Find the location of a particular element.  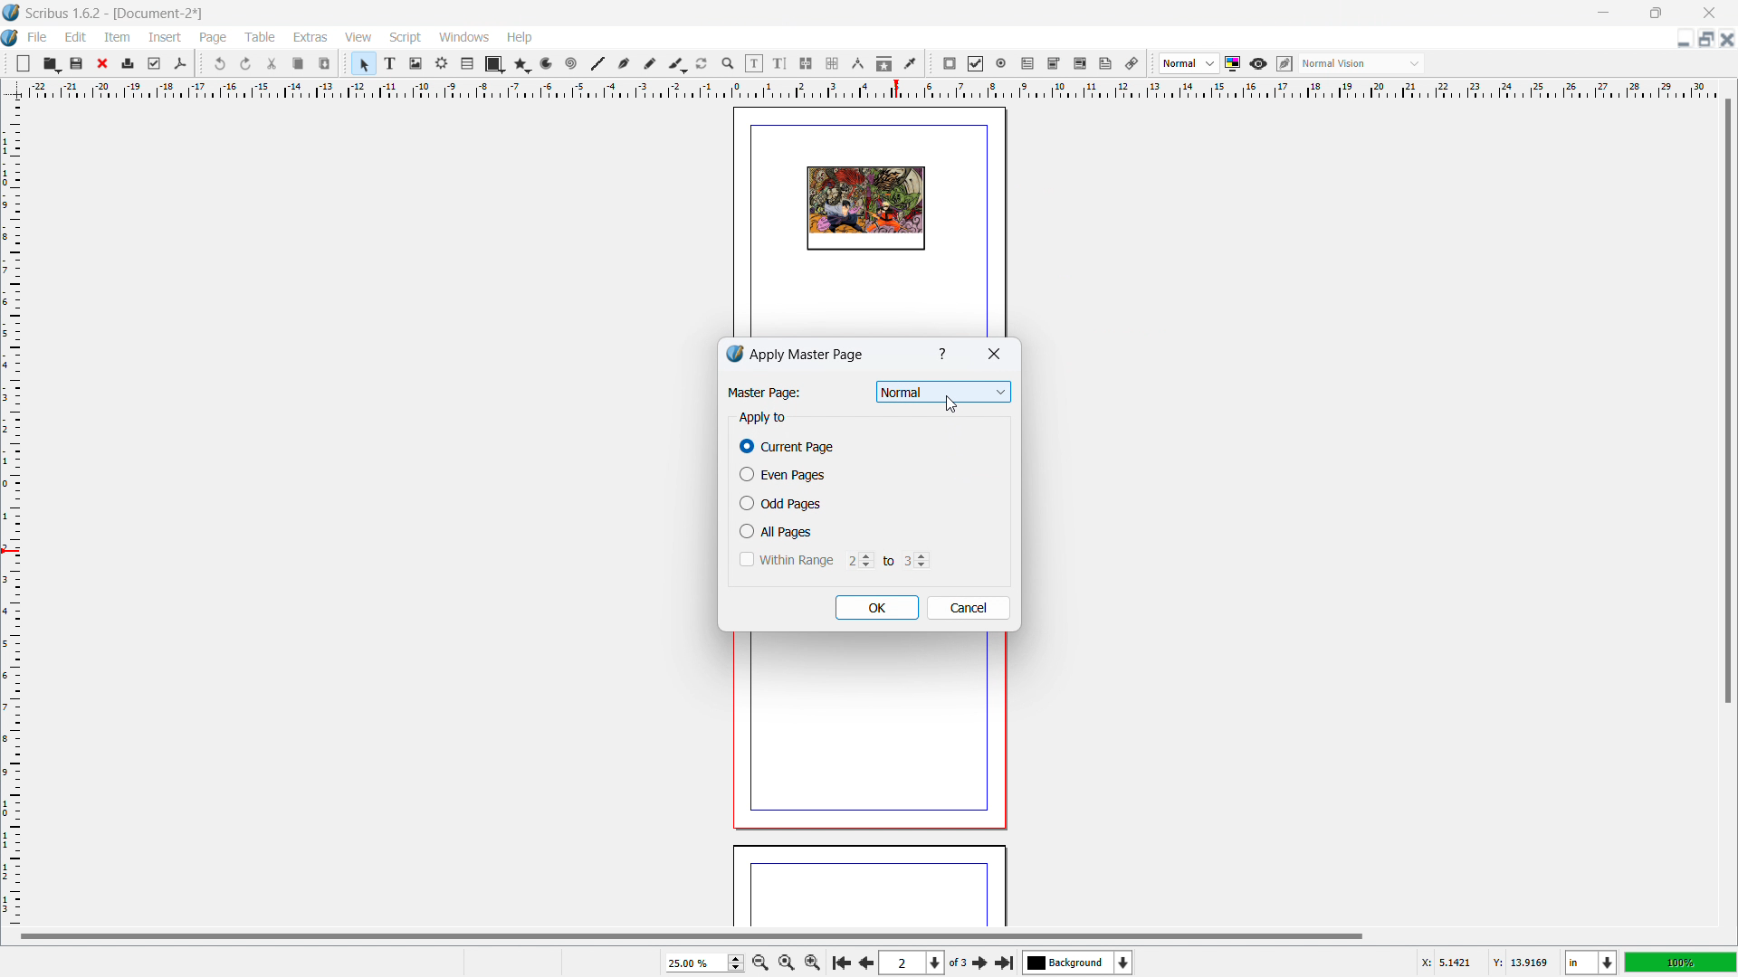

last page is located at coordinates (1004, 960).